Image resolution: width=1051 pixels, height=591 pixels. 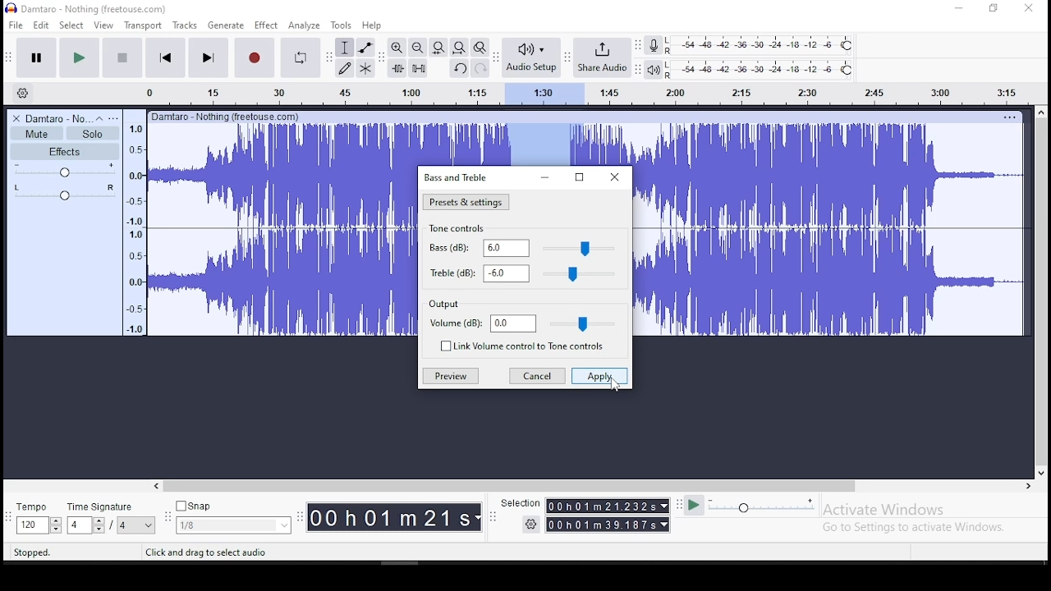 I want to click on Settings, so click(x=532, y=524).